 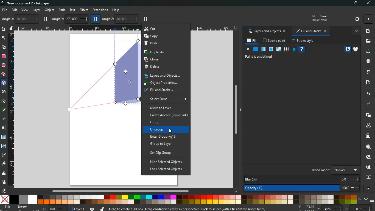 What do you see at coordinates (179, 199) in the screenshot?
I see `color` at bounding box center [179, 199].